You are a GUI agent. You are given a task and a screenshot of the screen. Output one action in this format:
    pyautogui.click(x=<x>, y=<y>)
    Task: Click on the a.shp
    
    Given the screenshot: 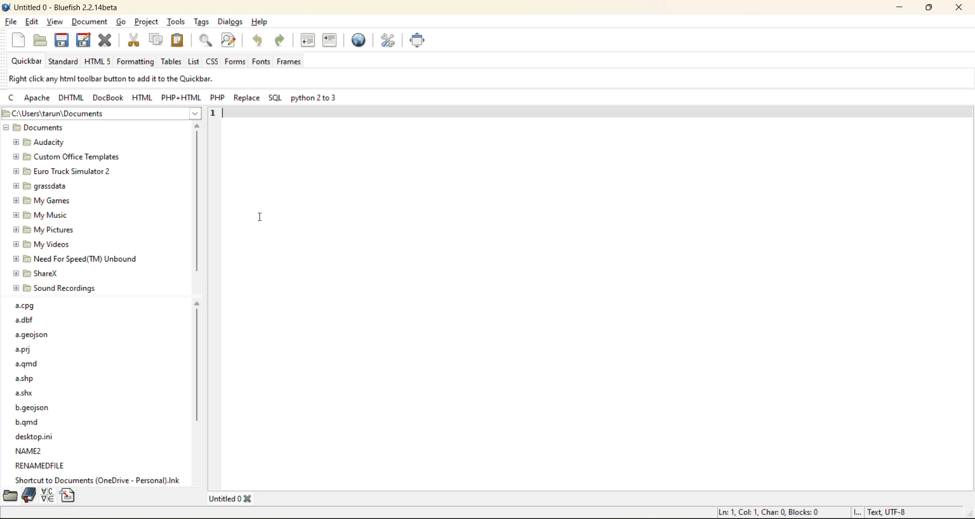 What is the action you would take?
    pyautogui.click(x=26, y=378)
    